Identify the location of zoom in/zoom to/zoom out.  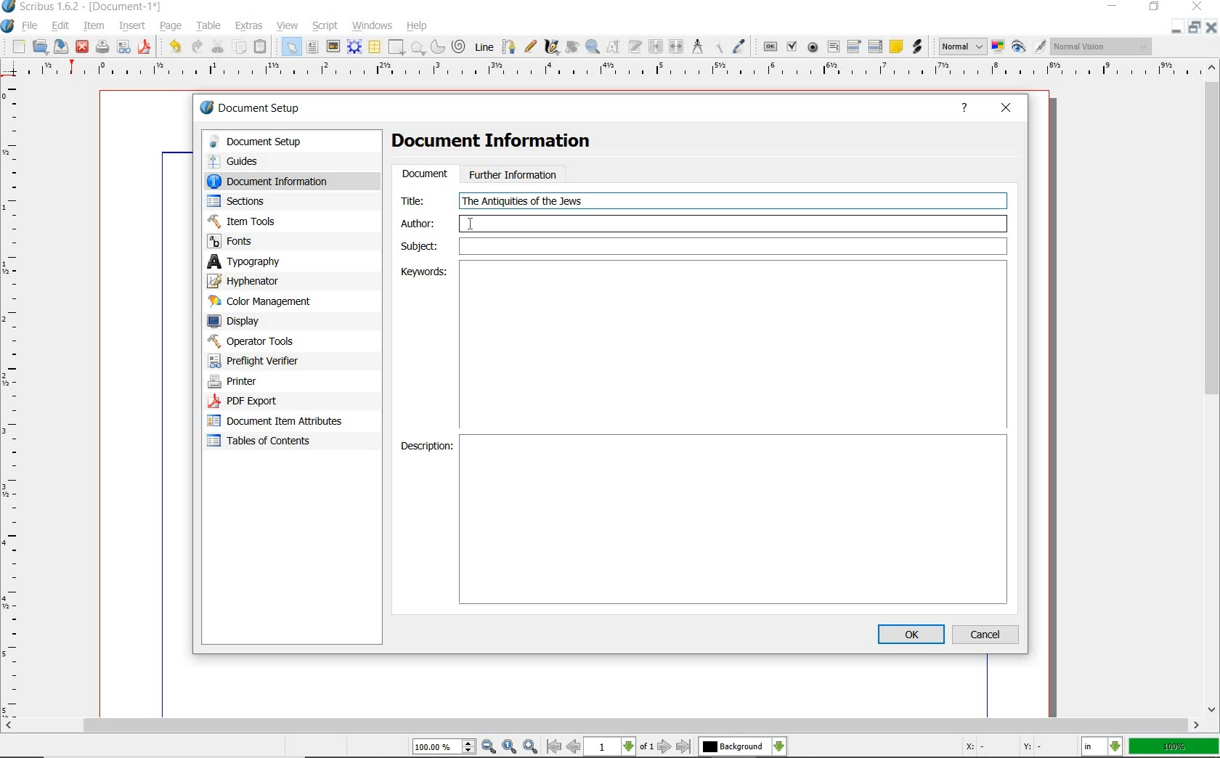
(477, 746).